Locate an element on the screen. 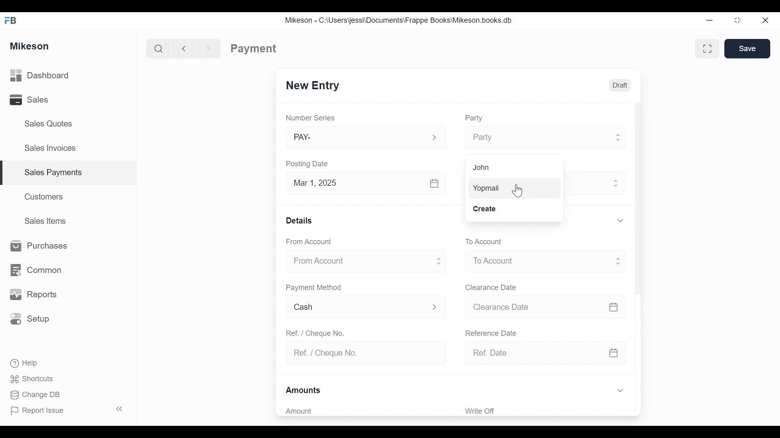  Purchases is located at coordinates (39, 246).